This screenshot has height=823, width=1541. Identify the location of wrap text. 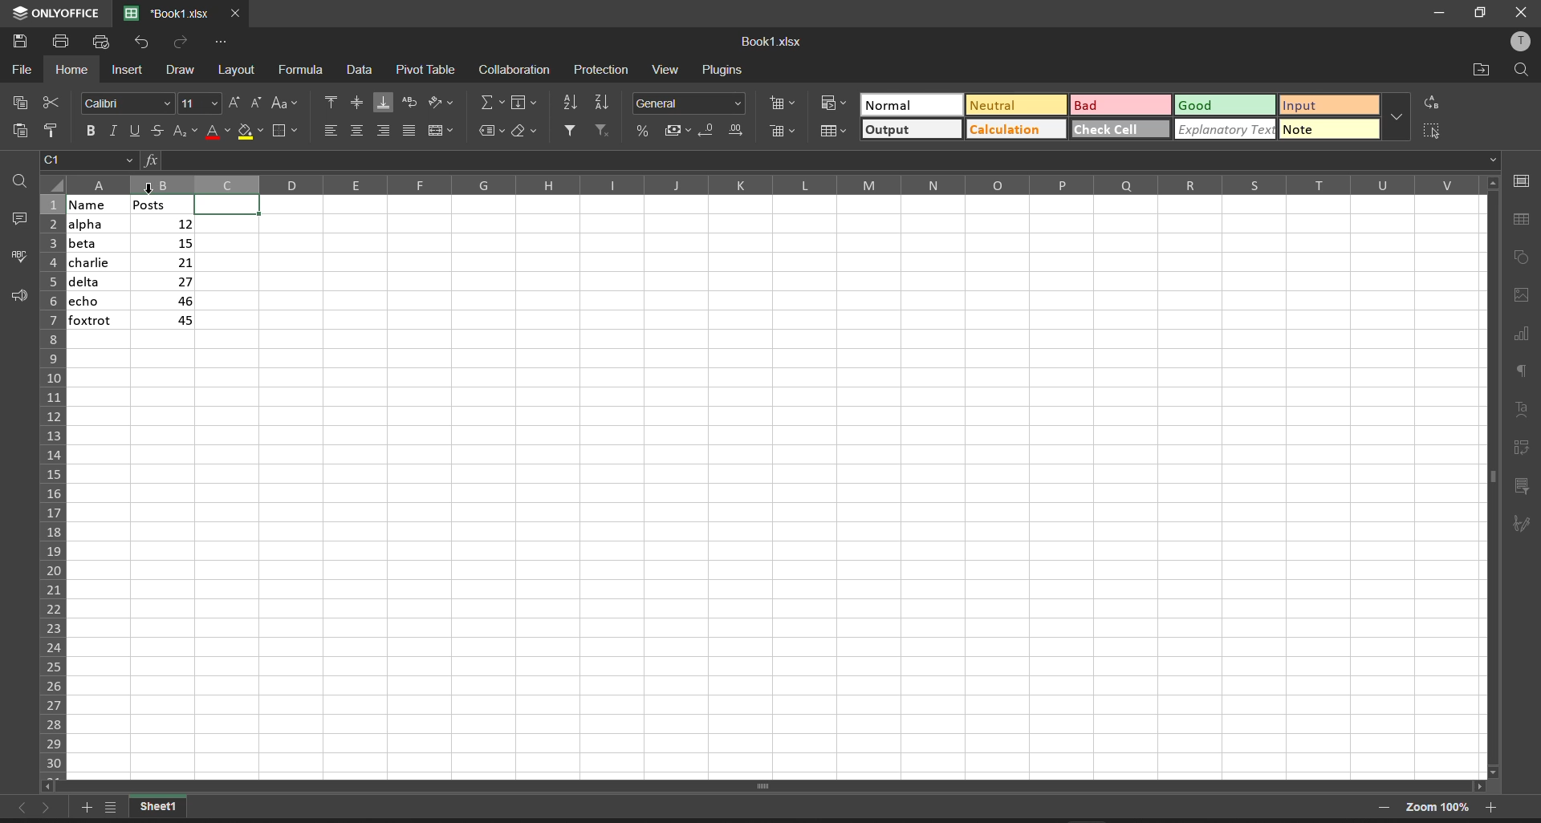
(409, 105).